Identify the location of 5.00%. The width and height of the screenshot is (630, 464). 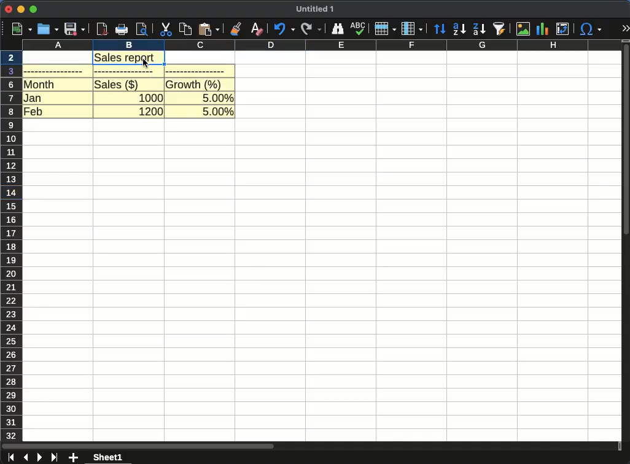
(218, 96).